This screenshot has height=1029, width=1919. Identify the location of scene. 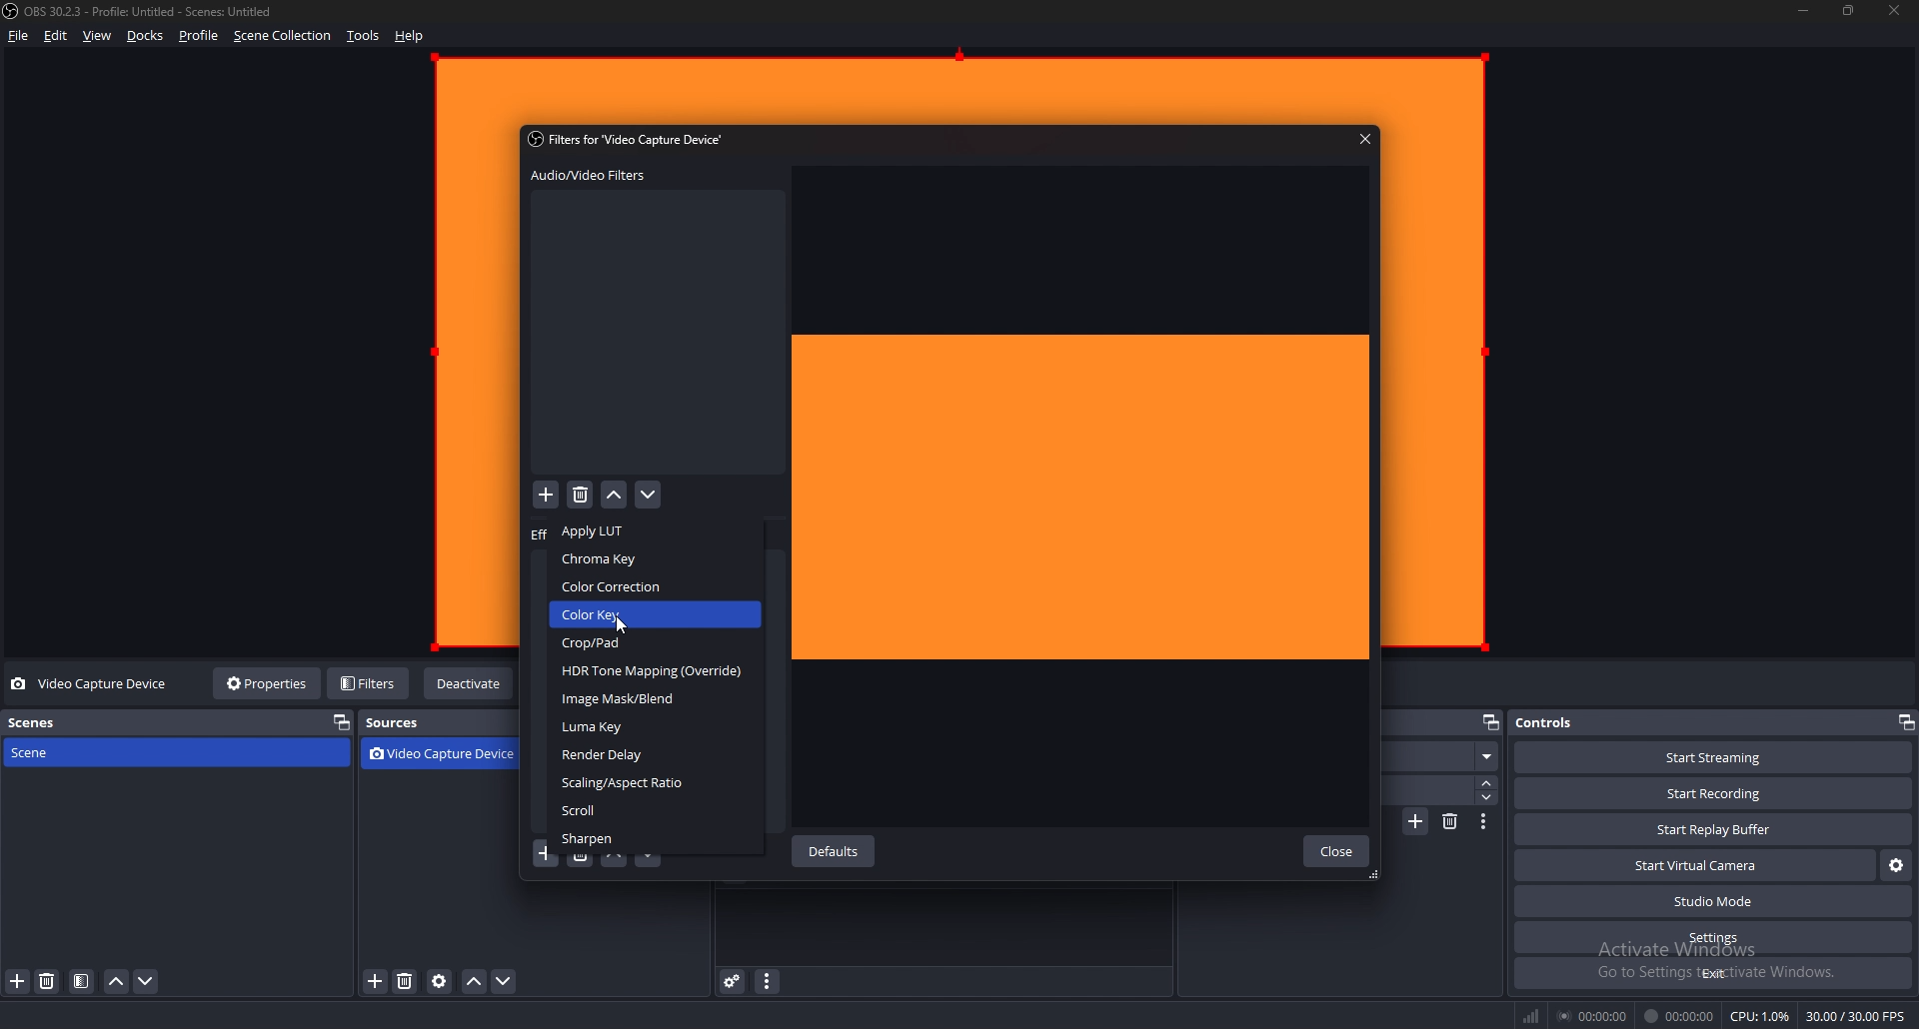
(93, 752).